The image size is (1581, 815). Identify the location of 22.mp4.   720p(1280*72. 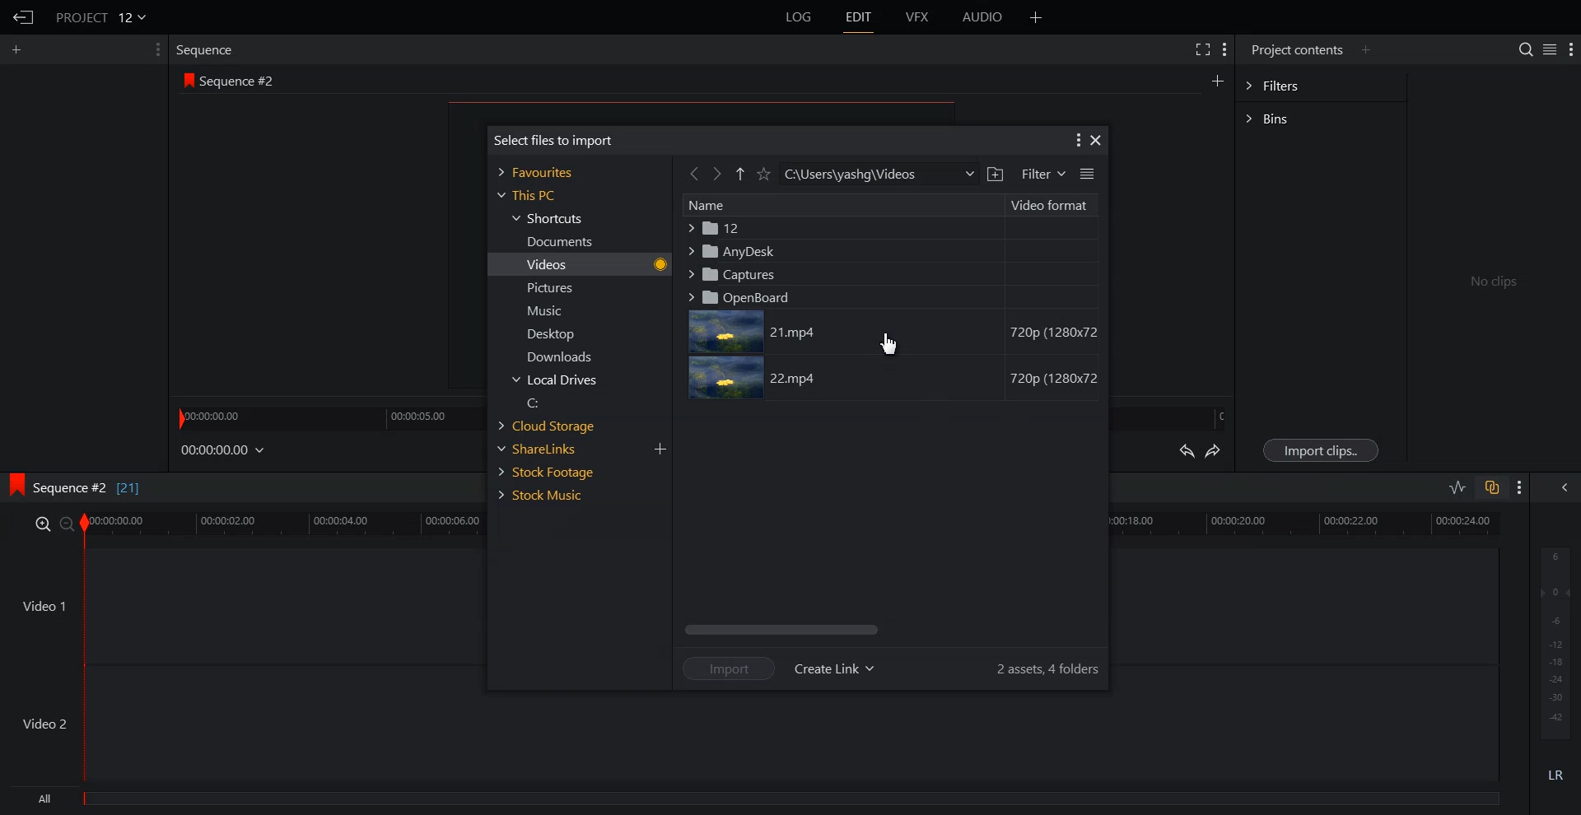
(893, 379).